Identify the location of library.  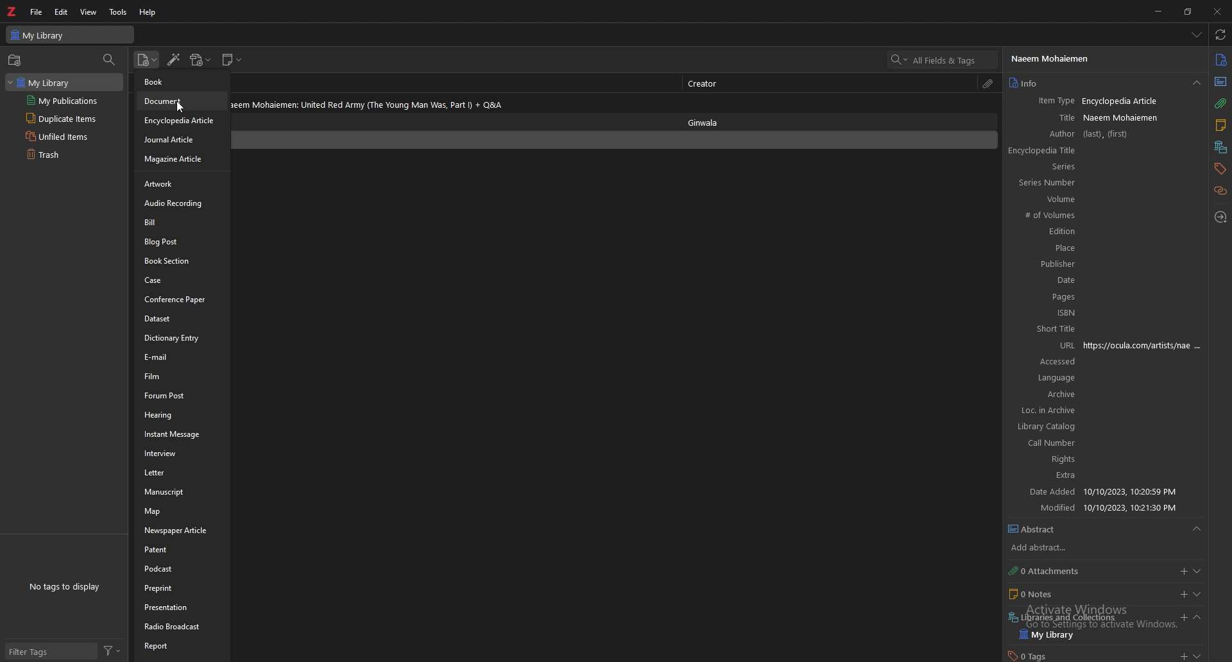
(47, 81).